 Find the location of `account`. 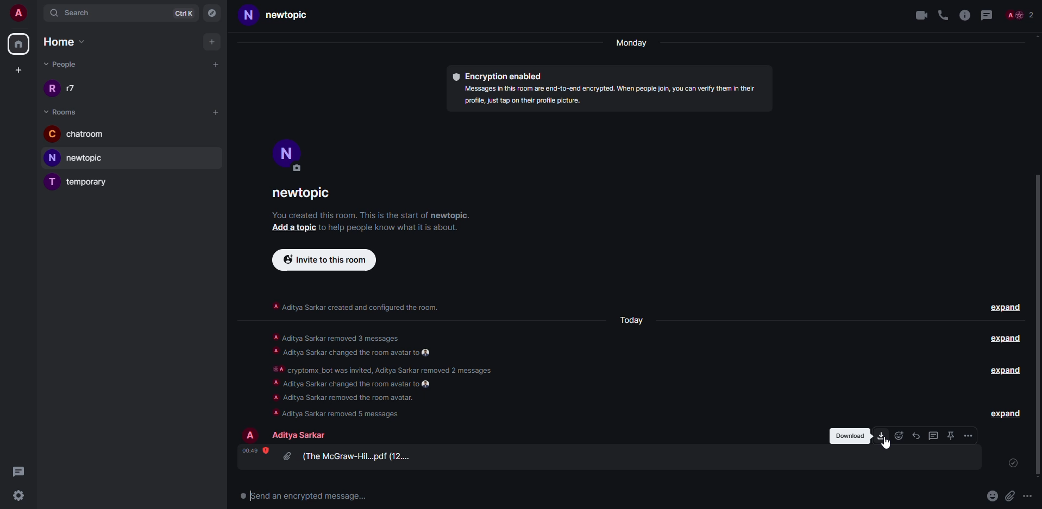

account is located at coordinates (16, 11).